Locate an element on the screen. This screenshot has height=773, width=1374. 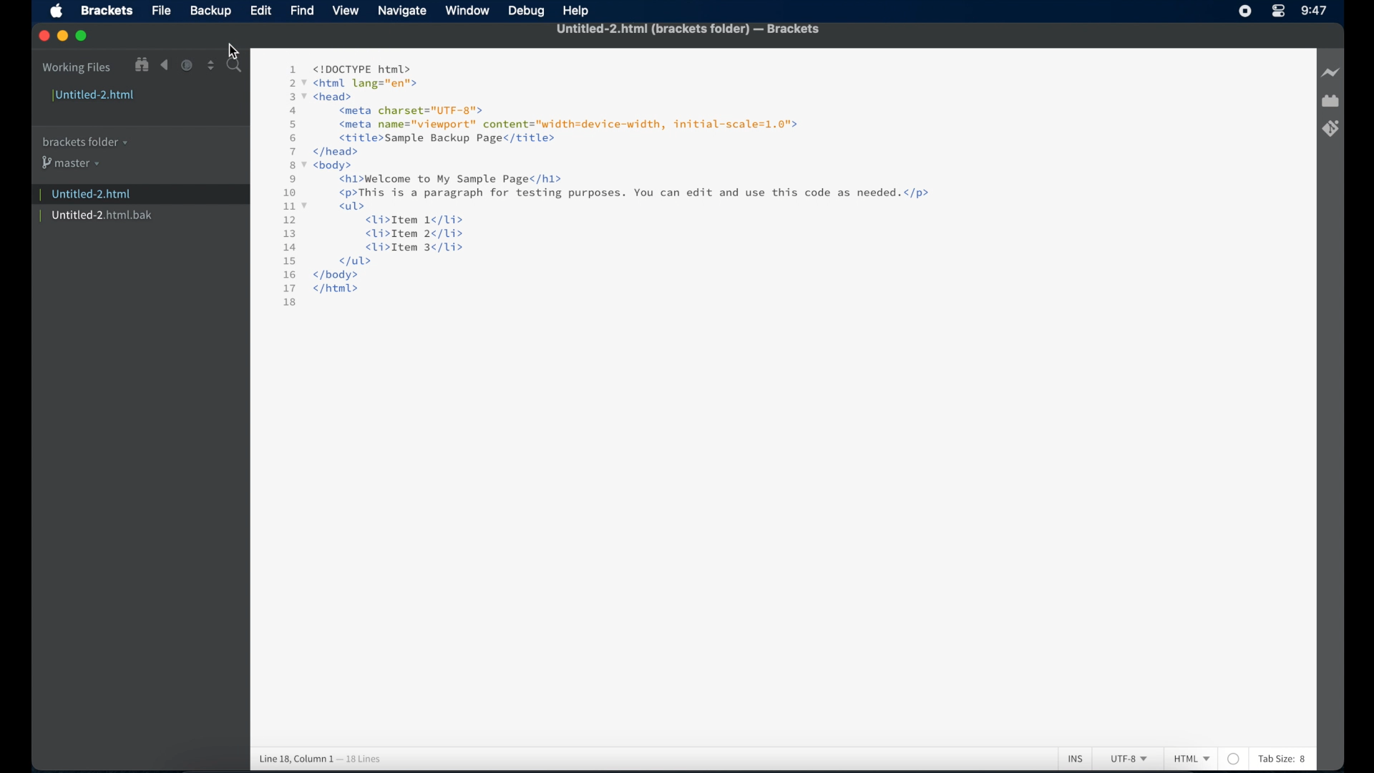
brackets folder menu is located at coordinates (84, 142).